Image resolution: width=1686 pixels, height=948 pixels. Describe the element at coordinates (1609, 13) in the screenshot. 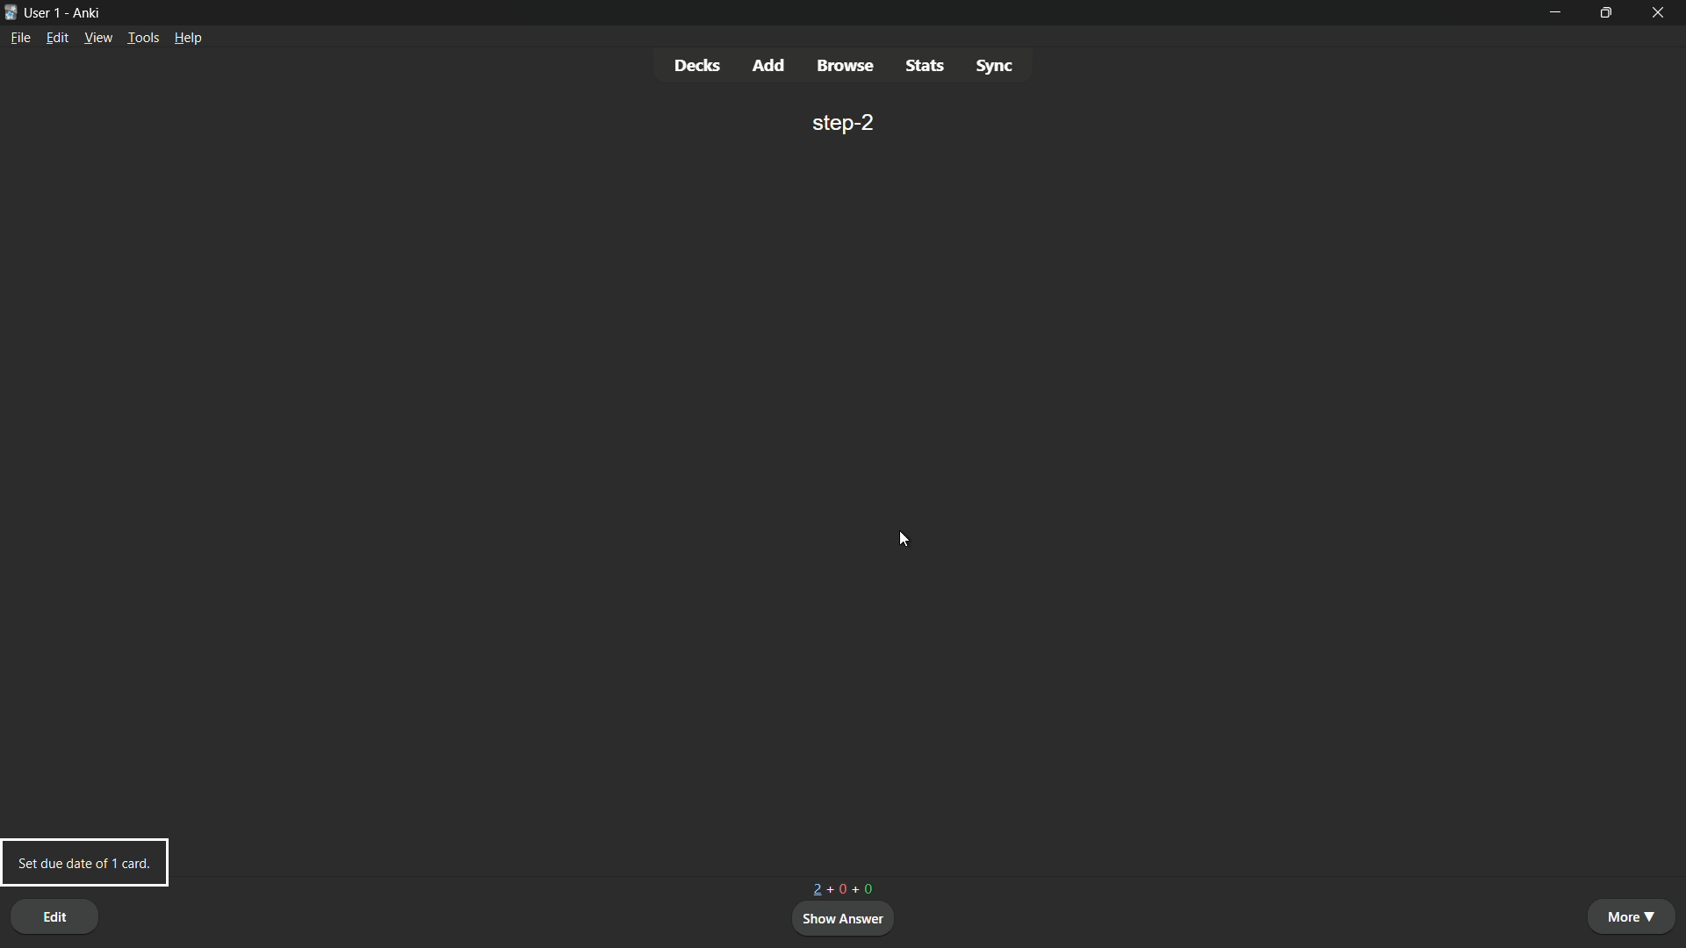

I see `maximize` at that location.